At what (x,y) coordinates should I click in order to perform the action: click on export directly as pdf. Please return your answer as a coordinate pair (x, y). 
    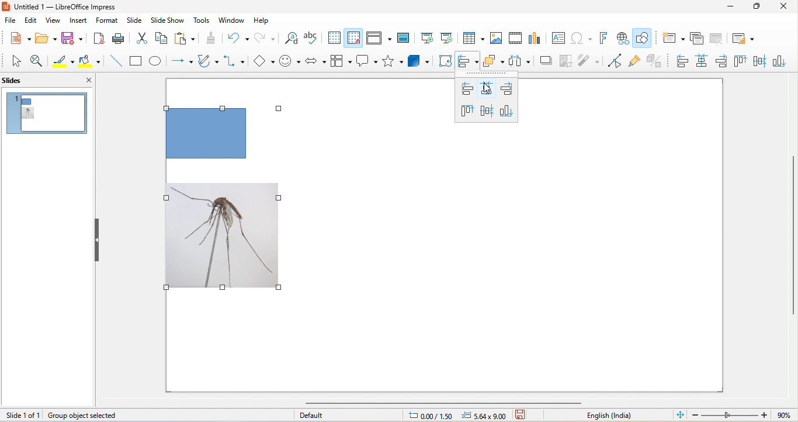
    Looking at the image, I should click on (99, 39).